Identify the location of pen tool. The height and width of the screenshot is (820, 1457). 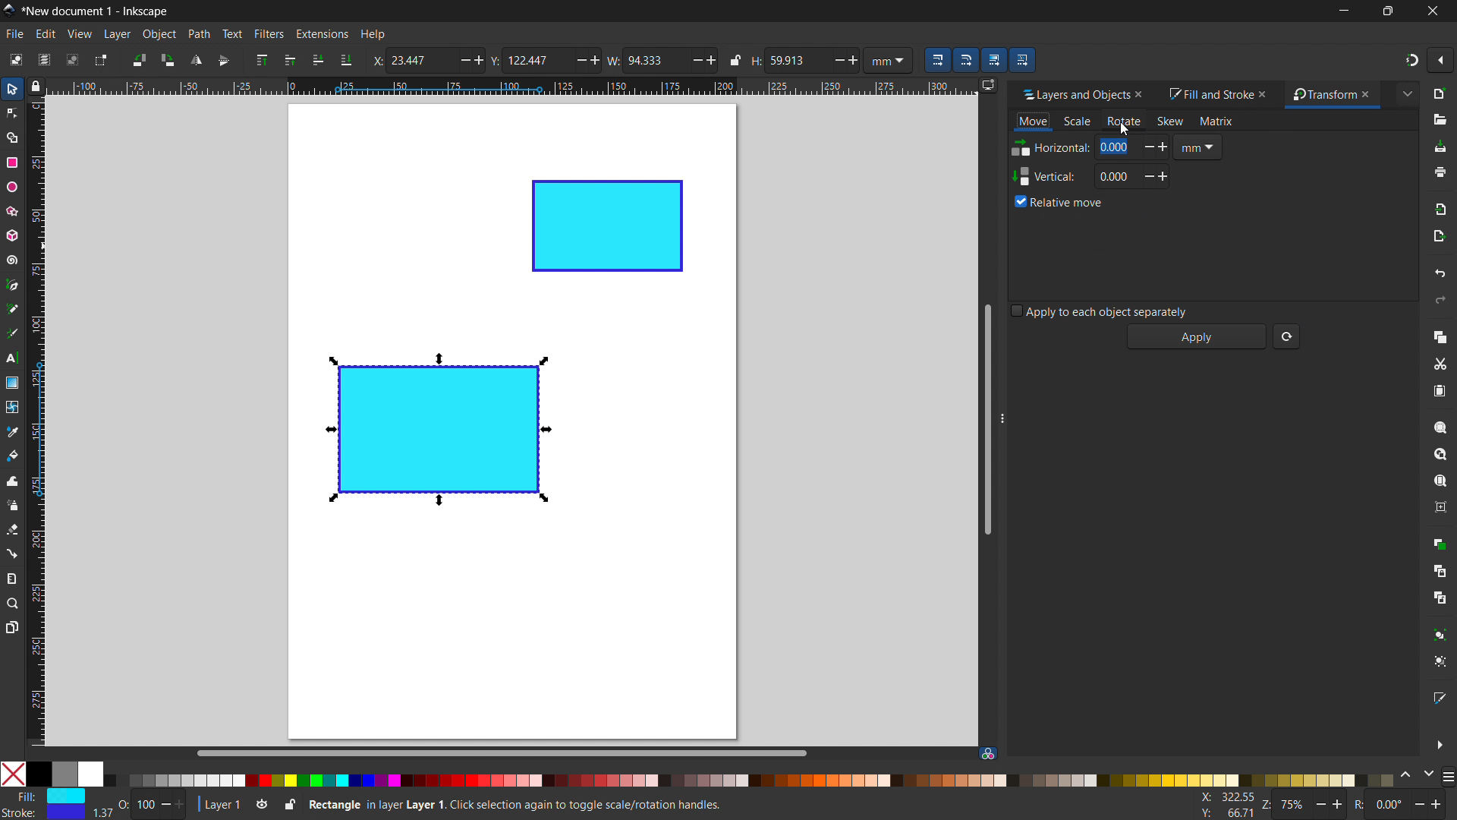
(13, 284).